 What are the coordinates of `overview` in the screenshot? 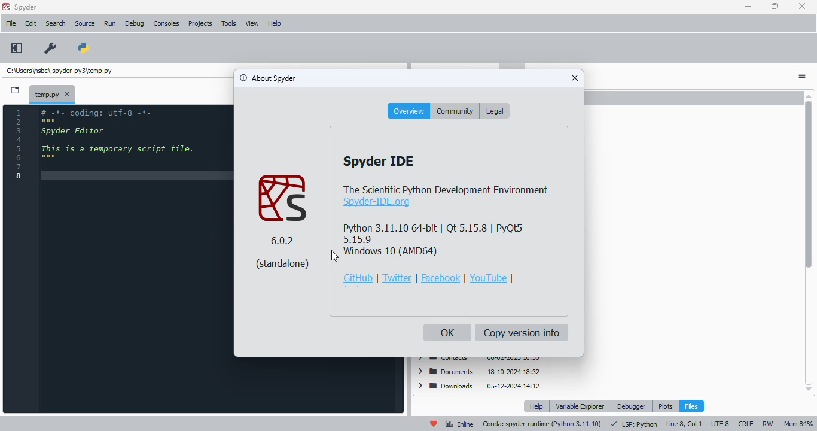 It's located at (408, 111).